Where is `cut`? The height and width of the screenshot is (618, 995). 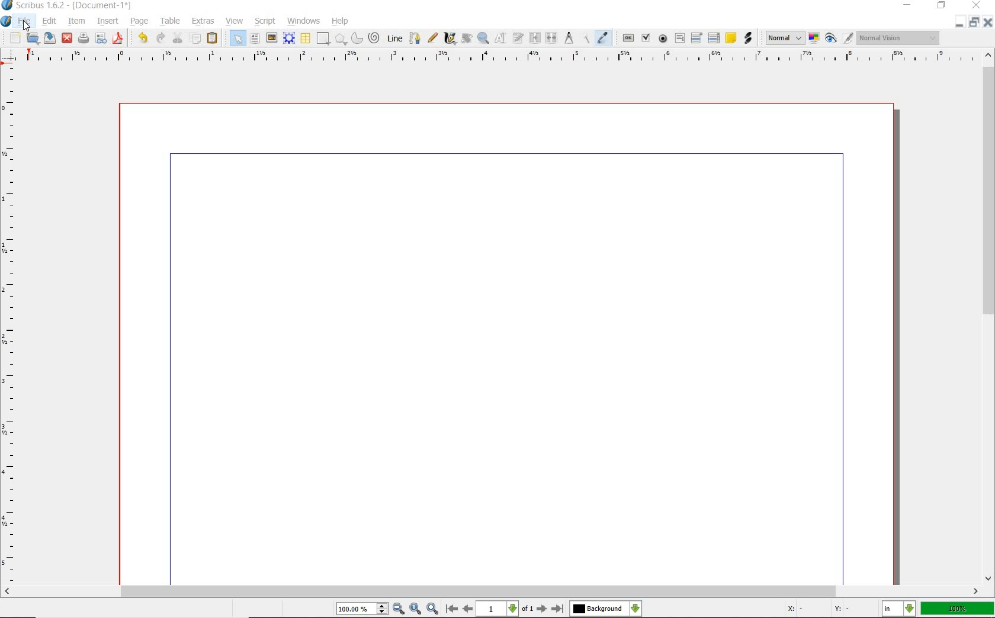
cut is located at coordinates (179, 37).